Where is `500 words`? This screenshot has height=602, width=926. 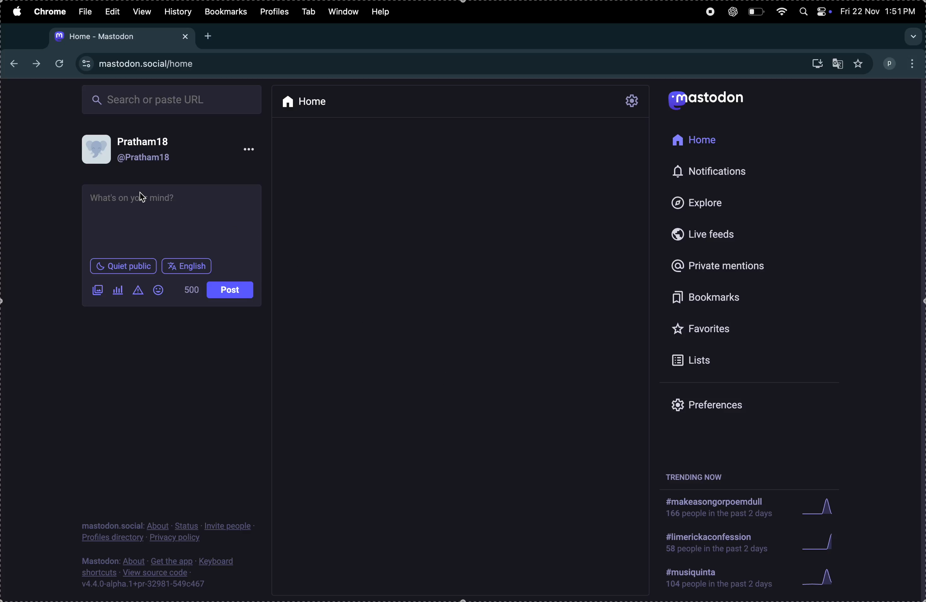
500 words is located at coordinates (190, 289).